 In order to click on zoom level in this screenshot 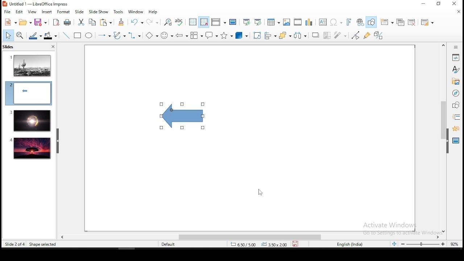, I will do `click(455, 244)`.